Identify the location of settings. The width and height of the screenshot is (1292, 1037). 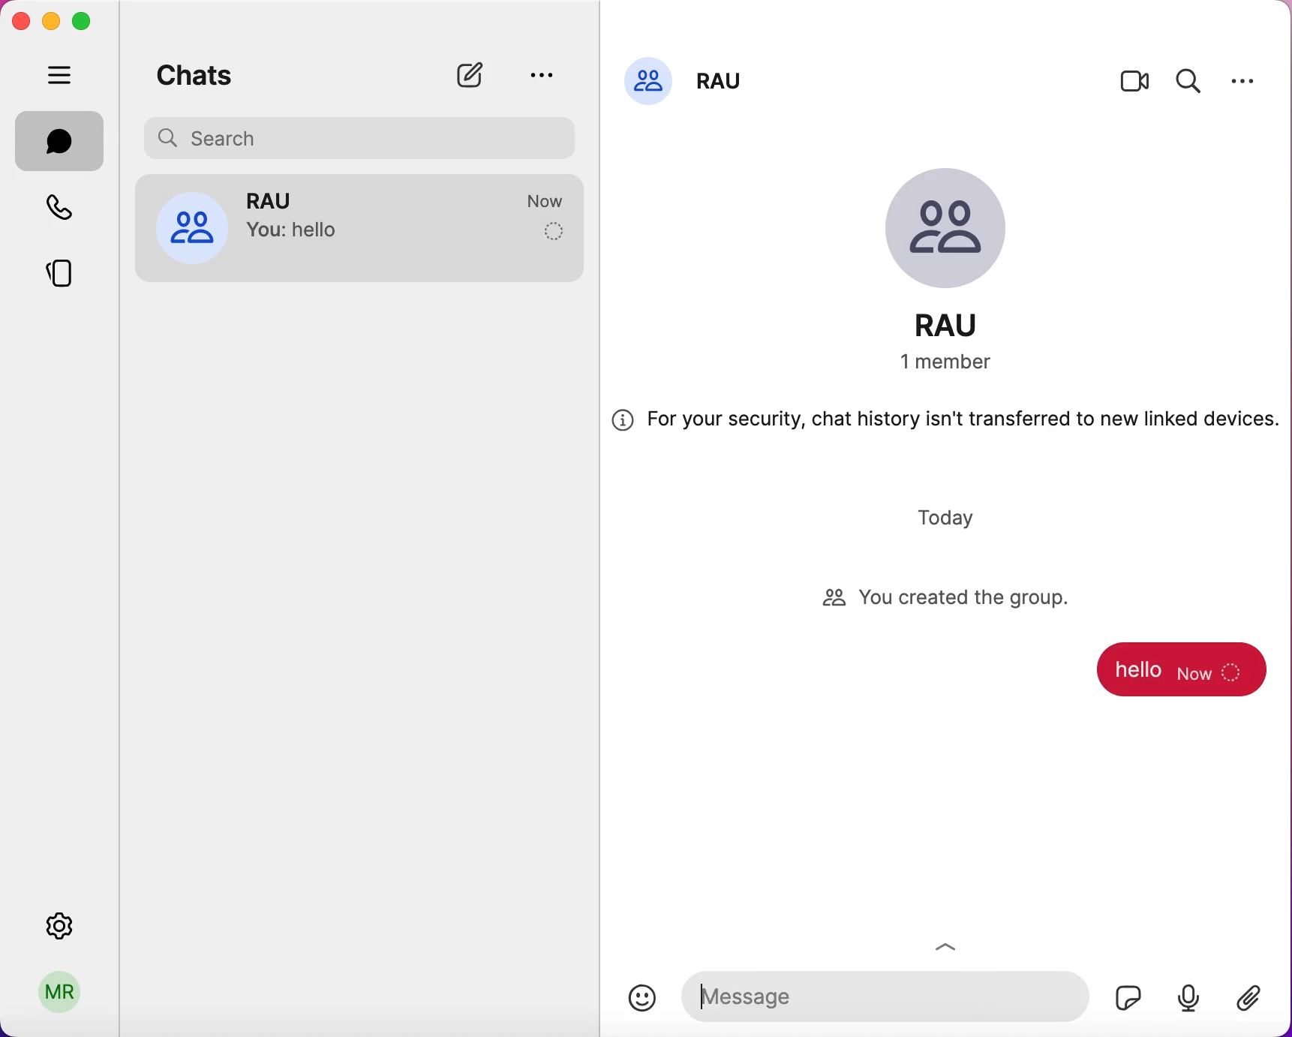
(1243, 80).